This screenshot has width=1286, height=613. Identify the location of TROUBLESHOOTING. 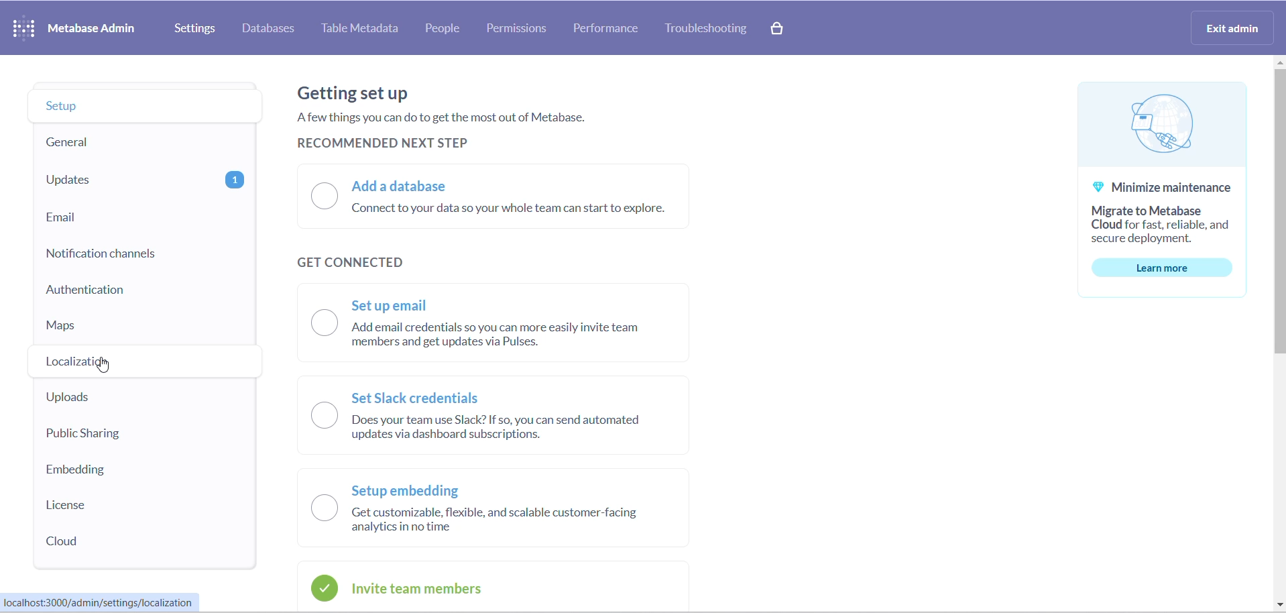
(709, 30).